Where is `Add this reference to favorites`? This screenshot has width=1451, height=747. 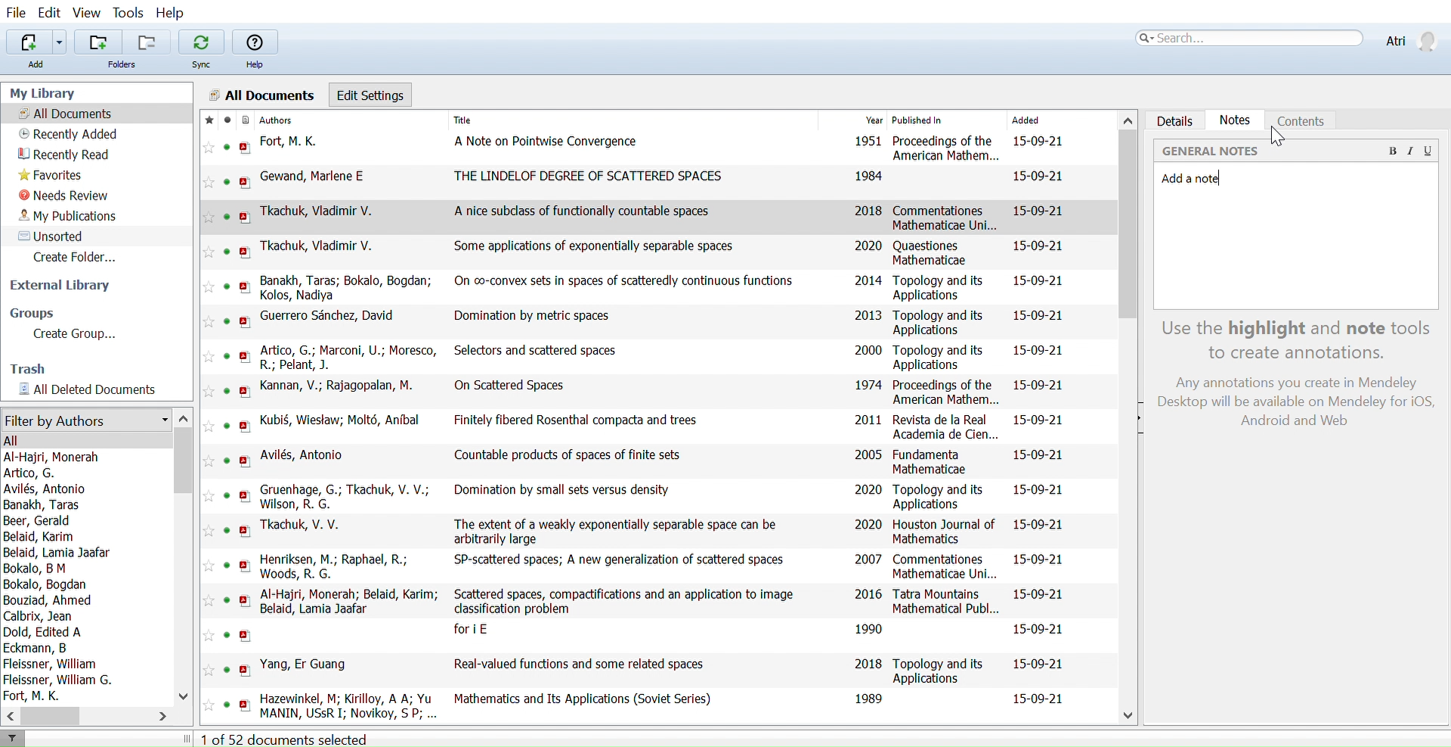 Add this reference to favorites is located at coordinates (209, 461).